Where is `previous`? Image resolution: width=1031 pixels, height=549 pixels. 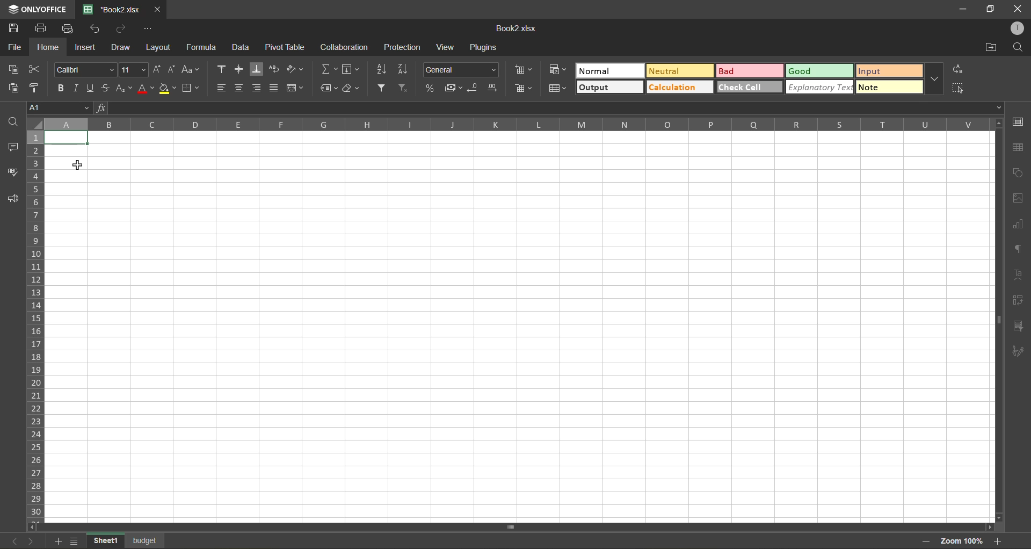
previous is located at coordinates (9, 540).